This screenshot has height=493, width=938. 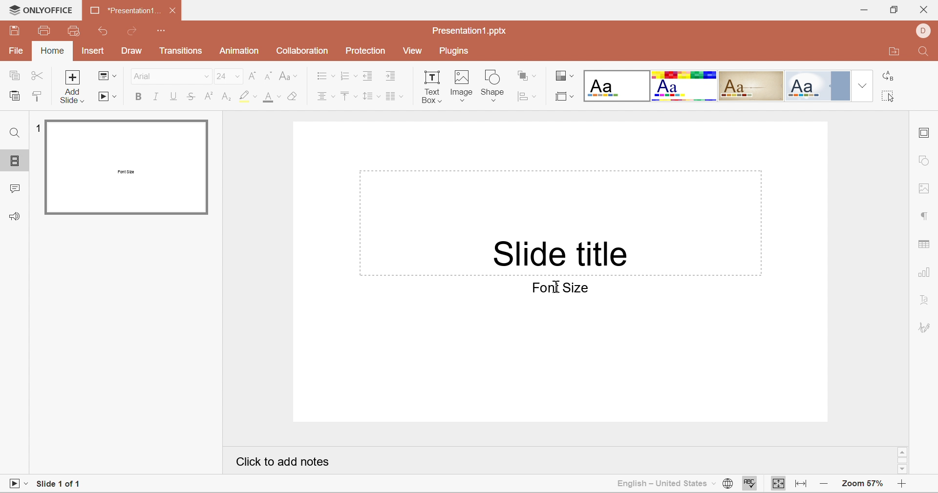 What do you see at coordinates (239, 78) in the screenshot?
I see `Drop Down` at bounding box center [239, 78].